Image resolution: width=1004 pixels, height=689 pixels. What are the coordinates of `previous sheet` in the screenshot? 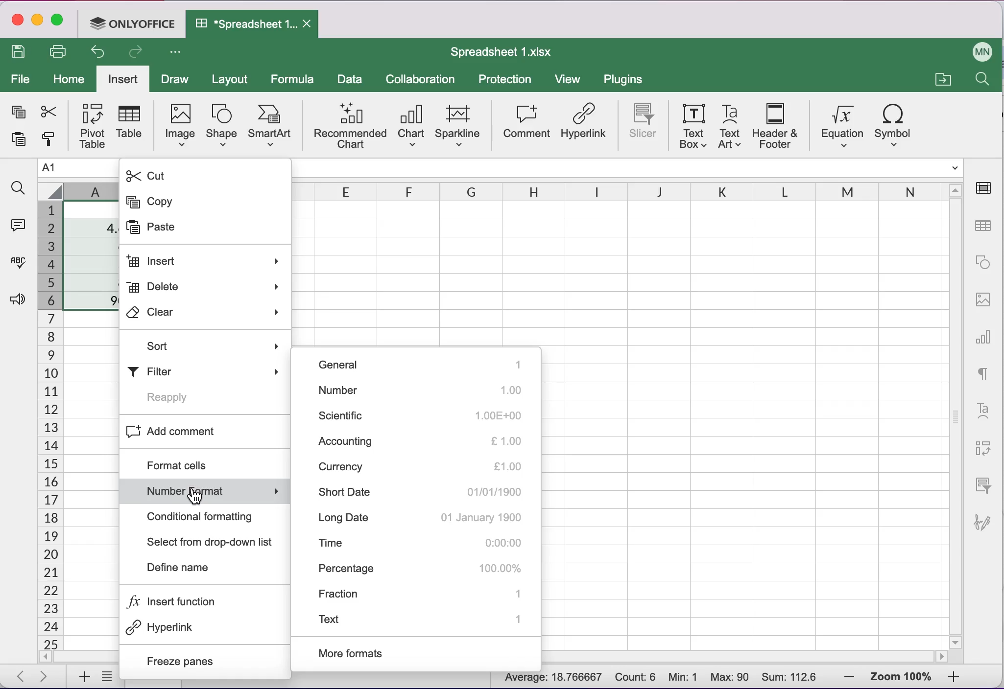 It's located at (23, 678).